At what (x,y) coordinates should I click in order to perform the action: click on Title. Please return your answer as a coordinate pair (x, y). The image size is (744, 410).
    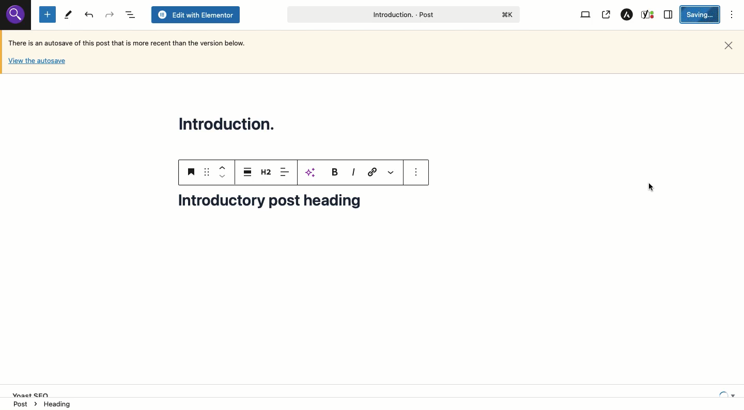
    Looking at the image, I should click on (229, 123).